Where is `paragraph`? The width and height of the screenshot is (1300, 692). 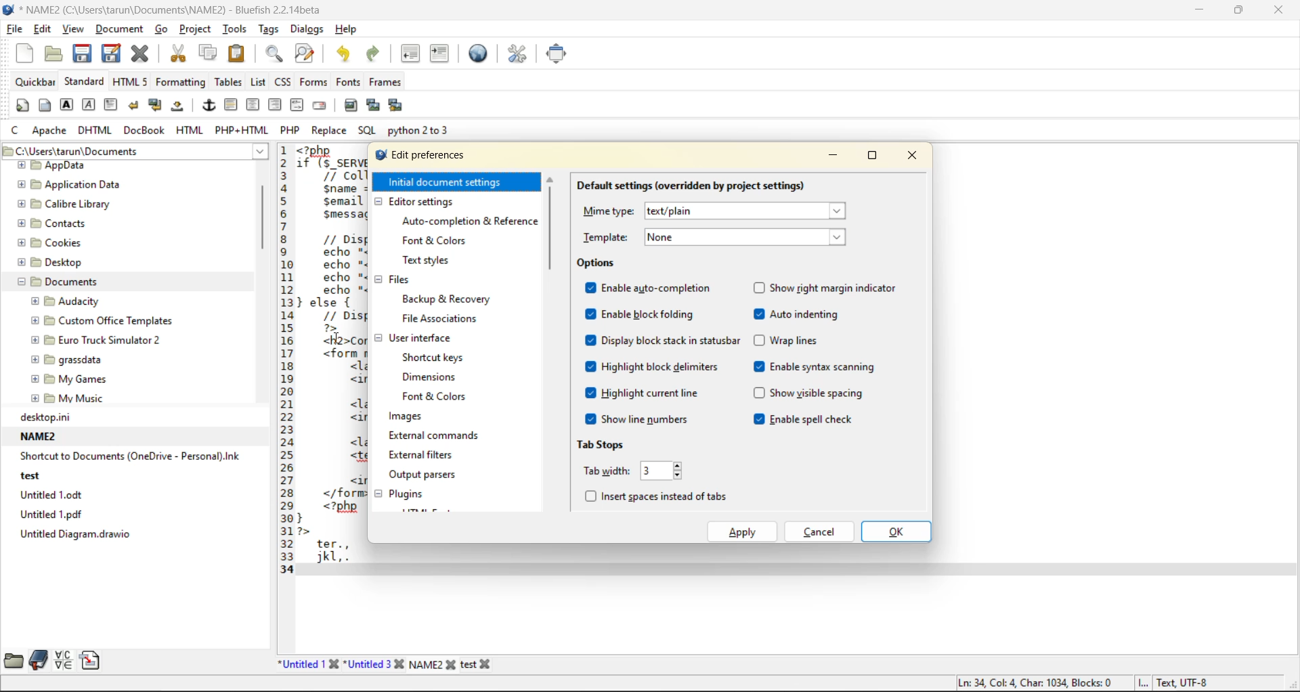 paragraph is located at coordinates (112, 104).